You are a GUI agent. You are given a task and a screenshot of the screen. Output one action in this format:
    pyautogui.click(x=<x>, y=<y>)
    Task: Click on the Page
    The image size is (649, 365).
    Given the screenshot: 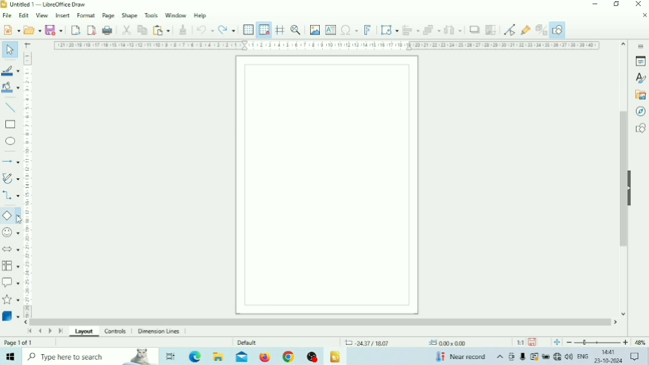 What is the action you would take?
    pyautogui.click(x=109, y=15)
    